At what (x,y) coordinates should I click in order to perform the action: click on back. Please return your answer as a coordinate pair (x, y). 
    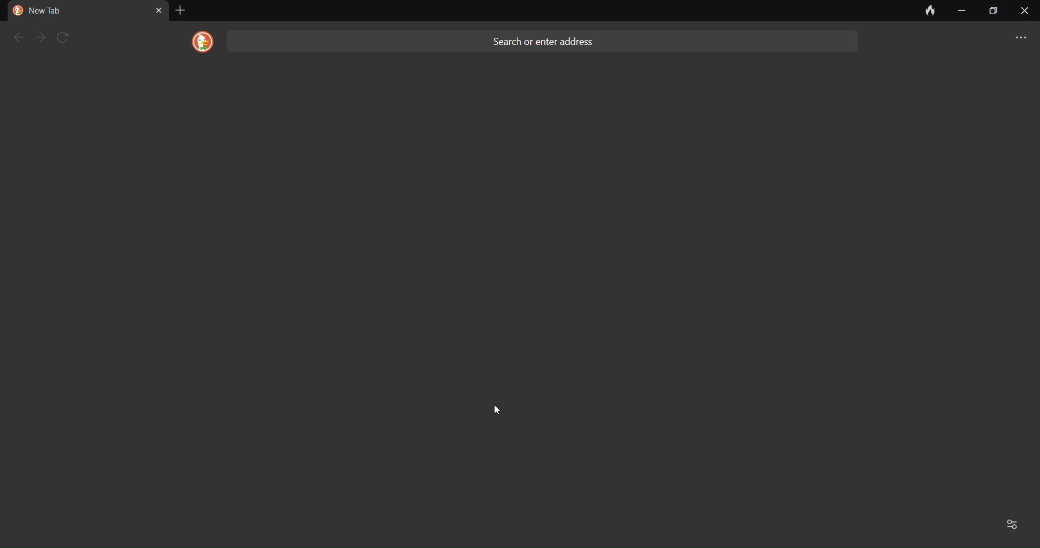
    Looking at the image, I should click on (17, 37).